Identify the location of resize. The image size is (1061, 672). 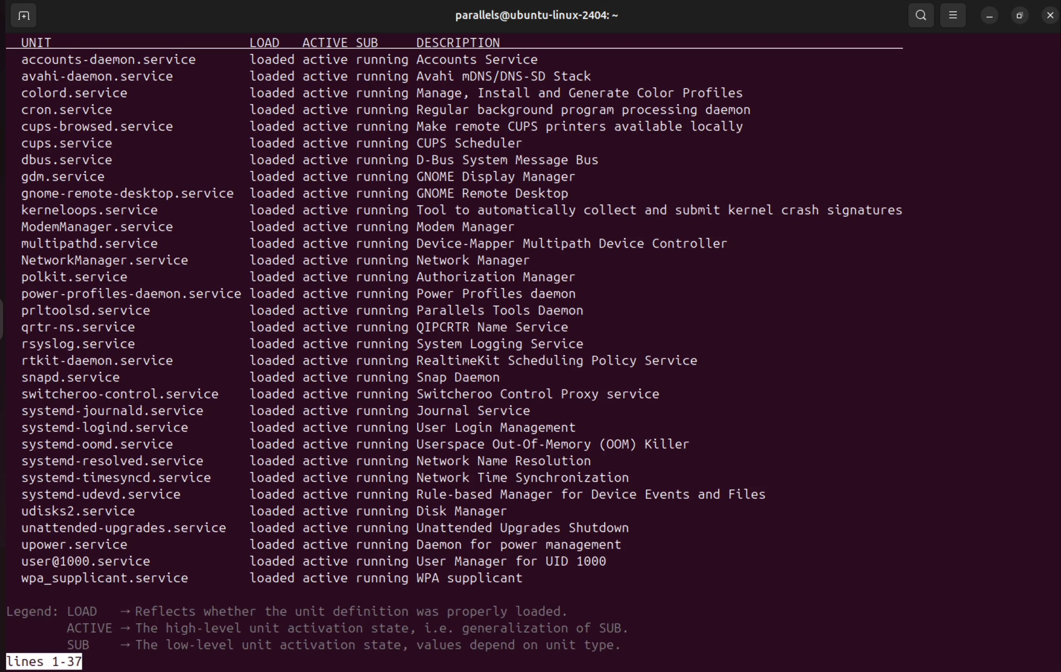
(1019, 15).